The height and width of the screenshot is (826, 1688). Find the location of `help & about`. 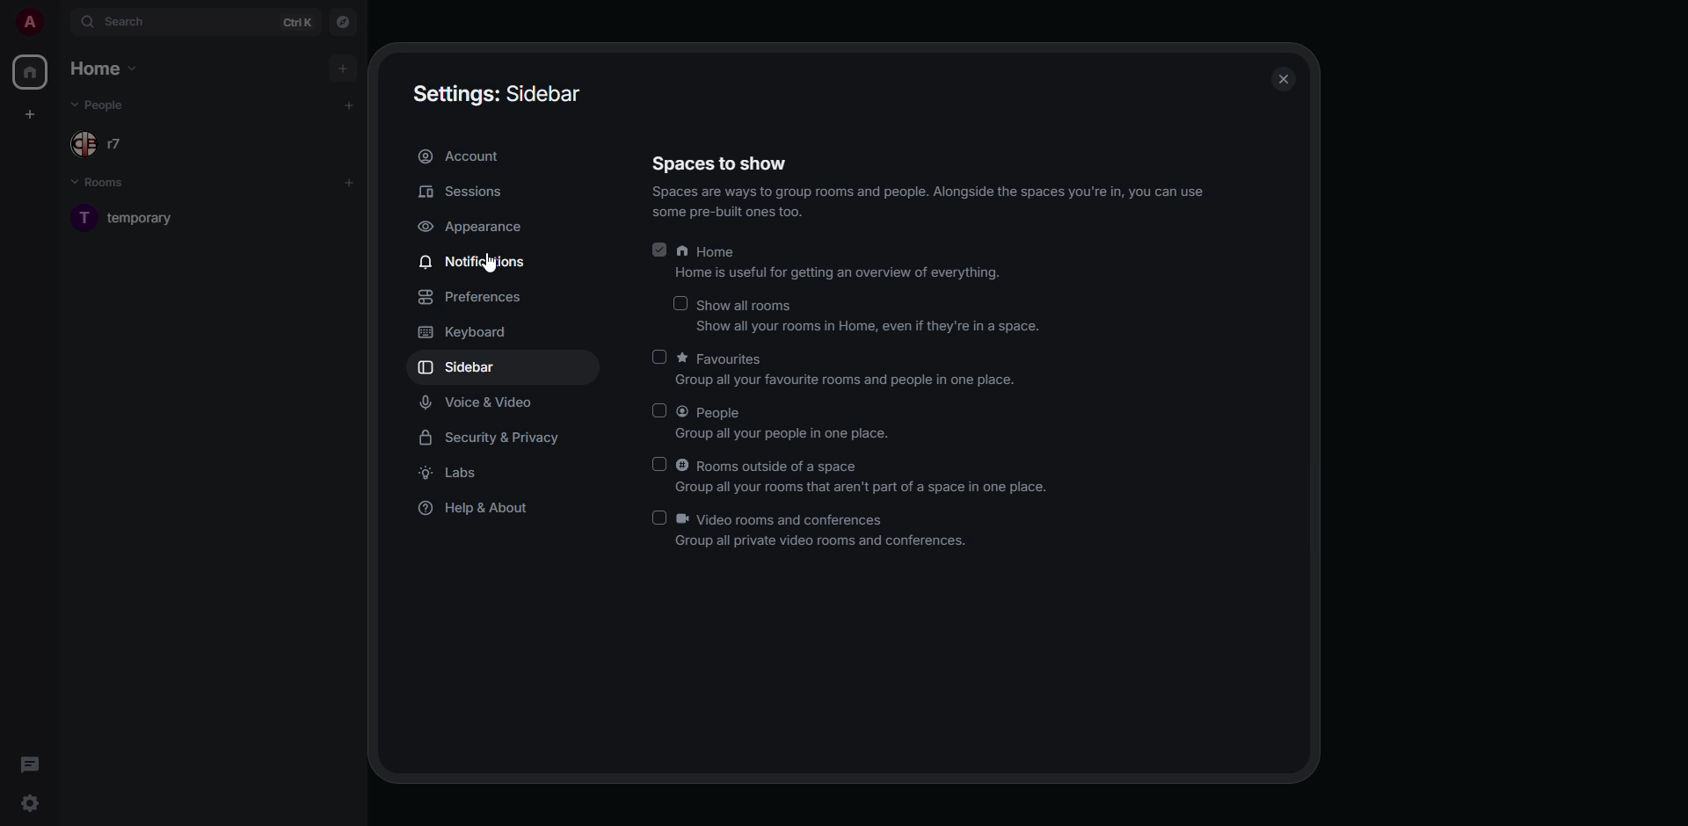

help & about is located at coordinates (481, 511).